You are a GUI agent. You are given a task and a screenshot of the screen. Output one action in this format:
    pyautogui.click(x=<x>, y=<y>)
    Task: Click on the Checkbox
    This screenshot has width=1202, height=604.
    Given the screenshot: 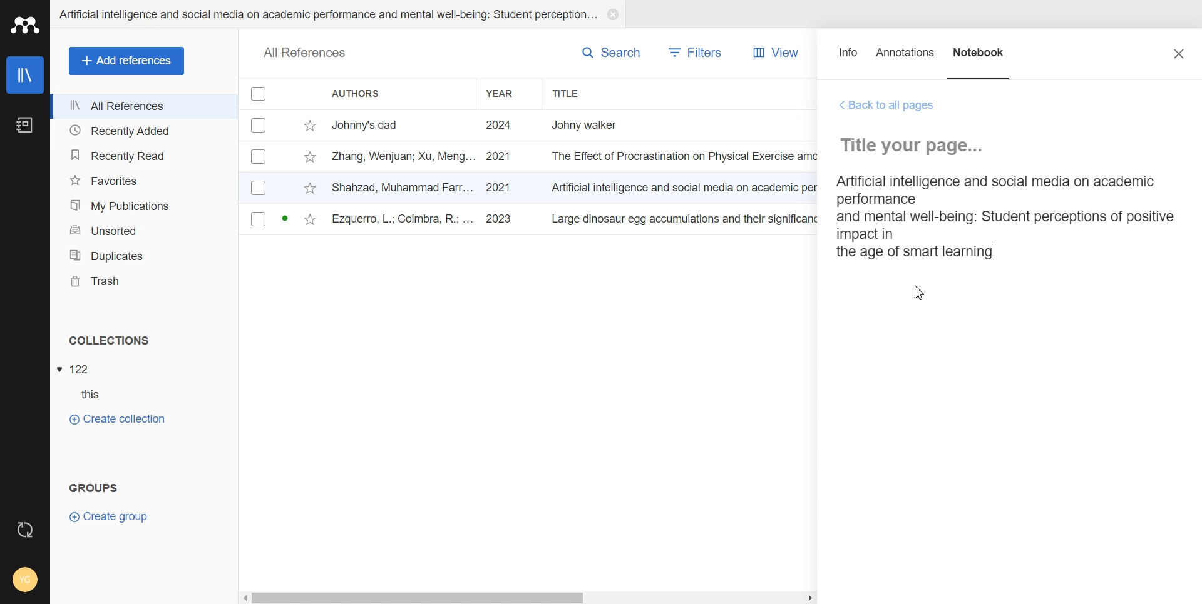 What is the action you would take?
    pyautogui.click(x=259, y=156)
    